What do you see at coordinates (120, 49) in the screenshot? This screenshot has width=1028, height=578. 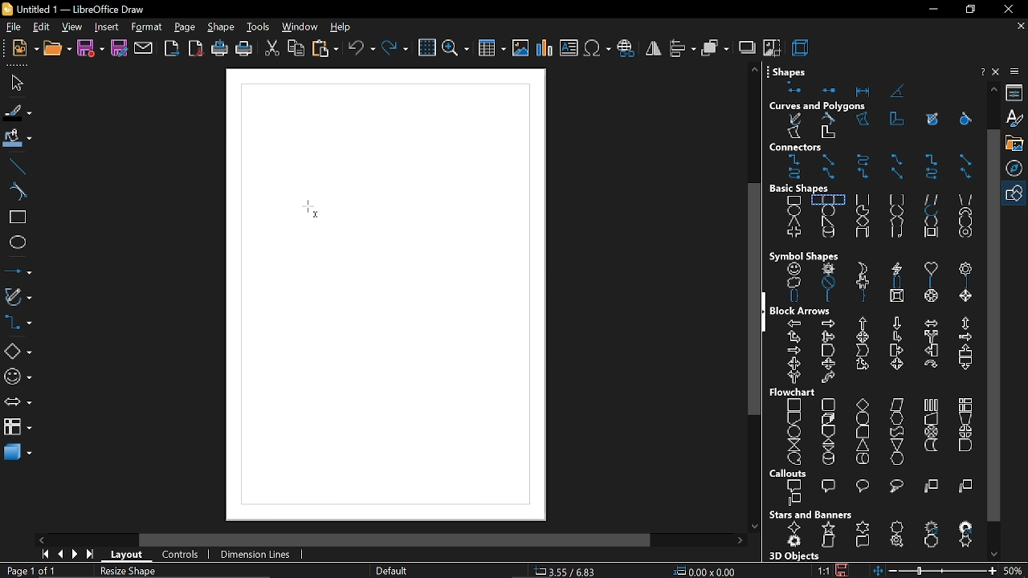 I see `save as` at bounding box center [120, 49].